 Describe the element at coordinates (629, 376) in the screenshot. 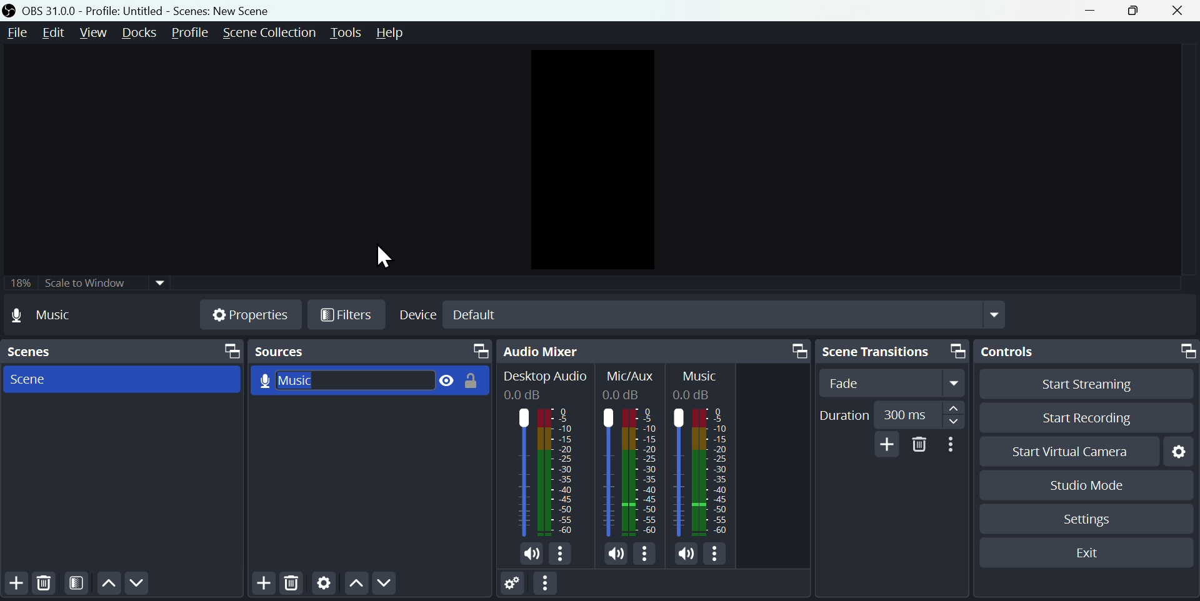

I see `` at that location.